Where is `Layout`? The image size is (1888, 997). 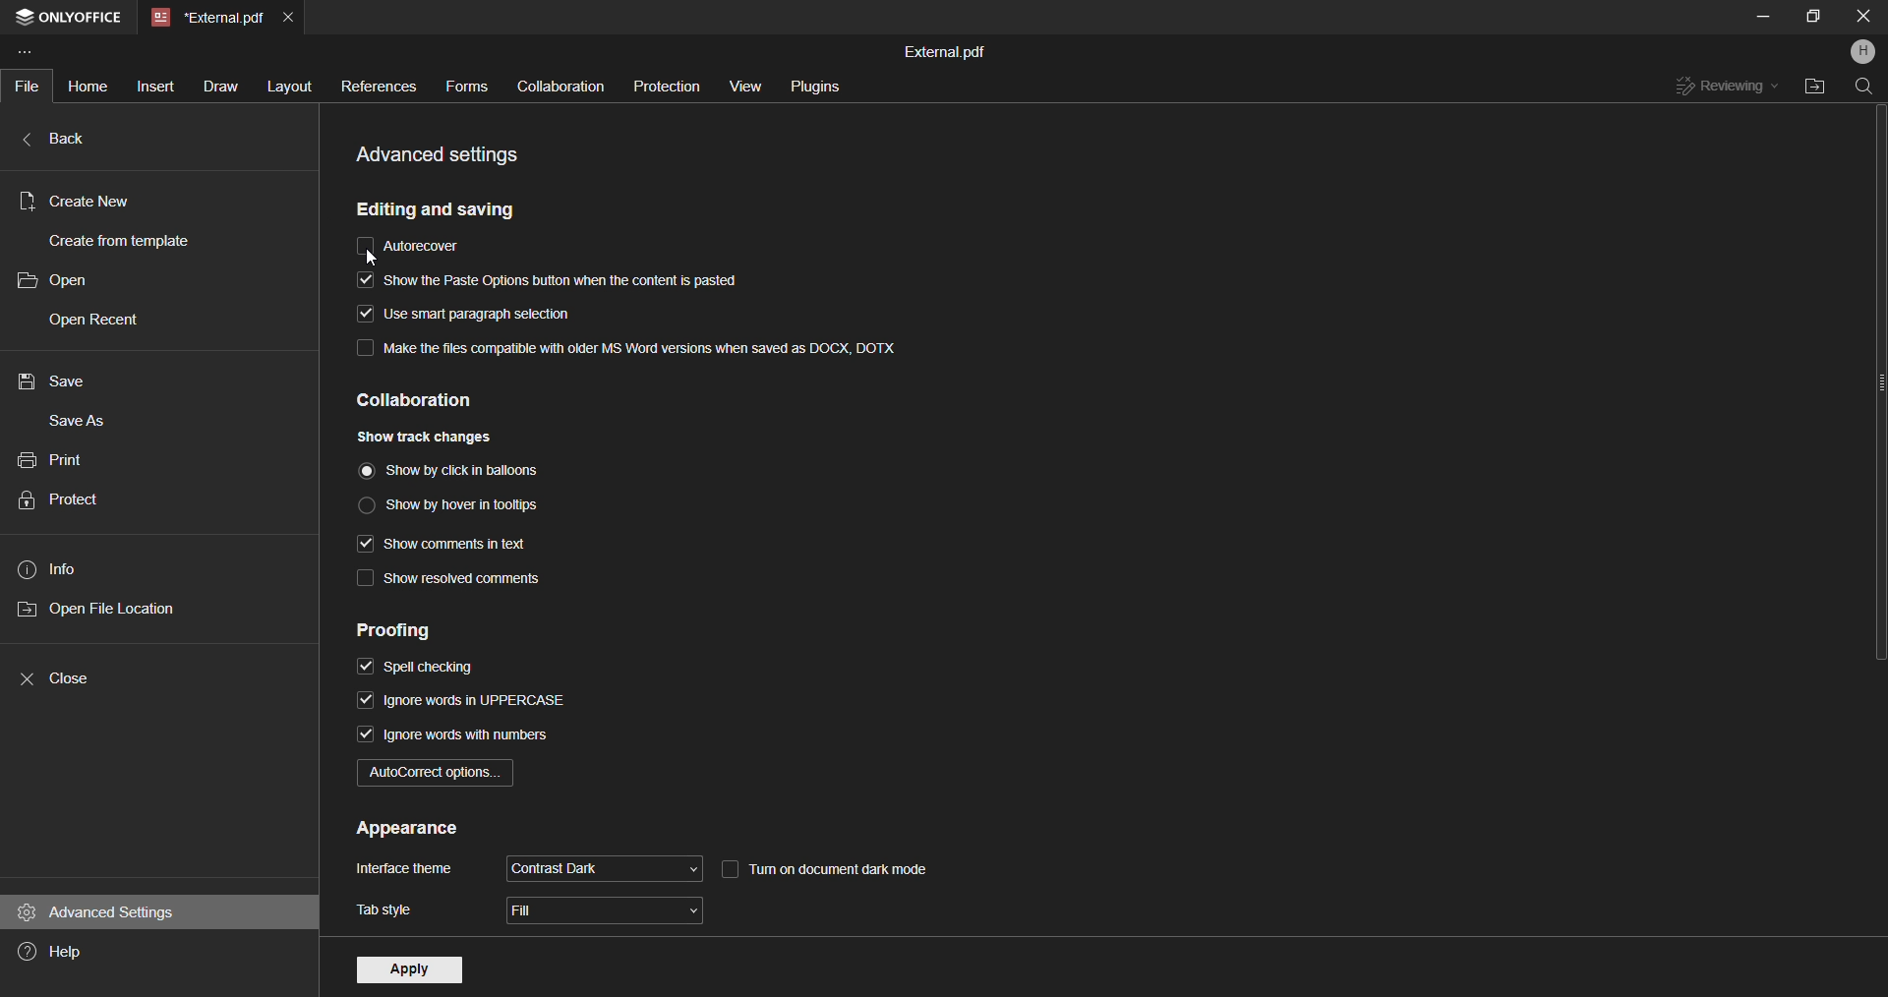
Layout is located at coordinates (285, 85).